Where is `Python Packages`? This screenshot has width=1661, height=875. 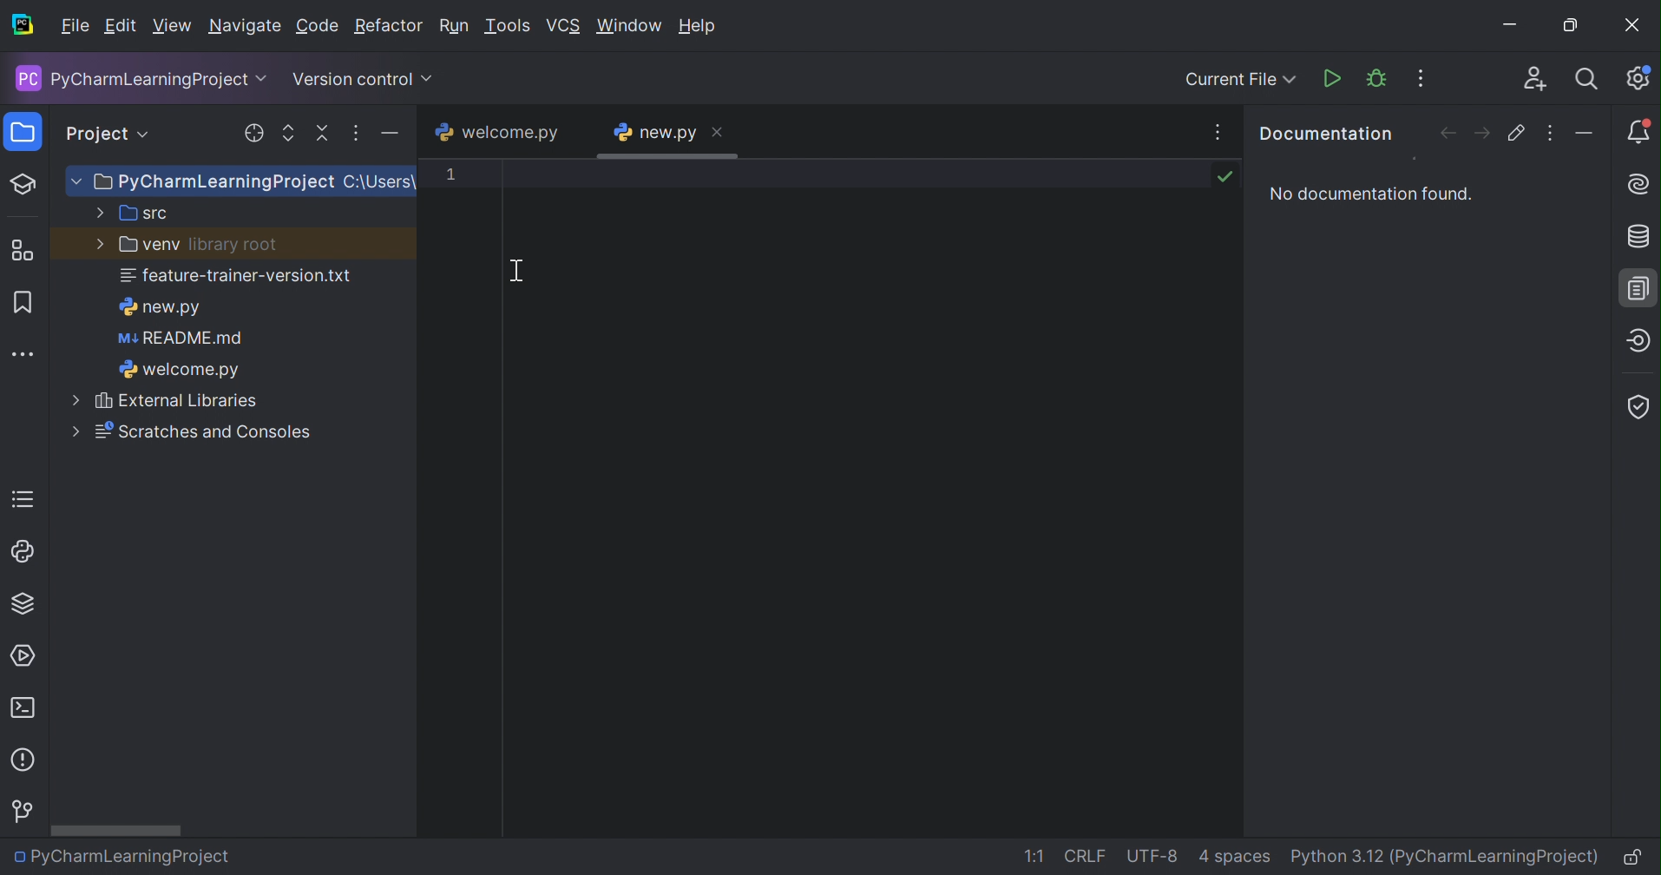
Python Packages is located at coordinates (21, 606).